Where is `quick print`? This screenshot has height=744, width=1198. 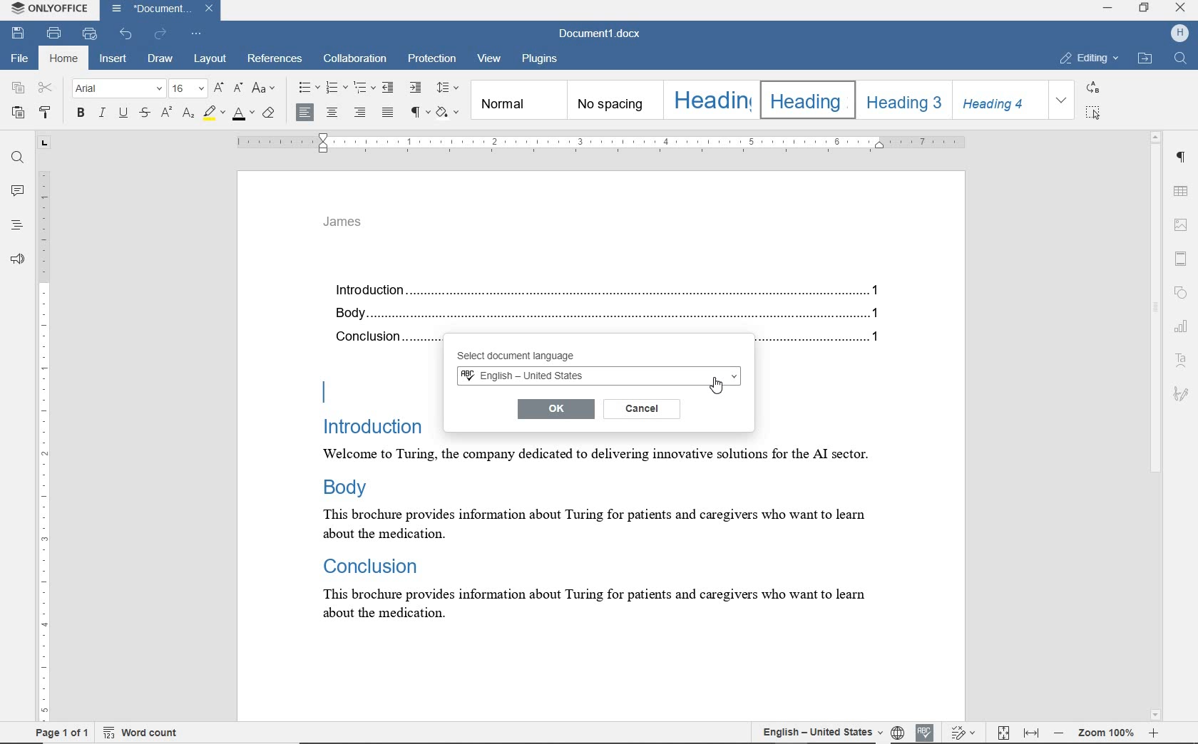
quick print is located at coordinates (90, 34).